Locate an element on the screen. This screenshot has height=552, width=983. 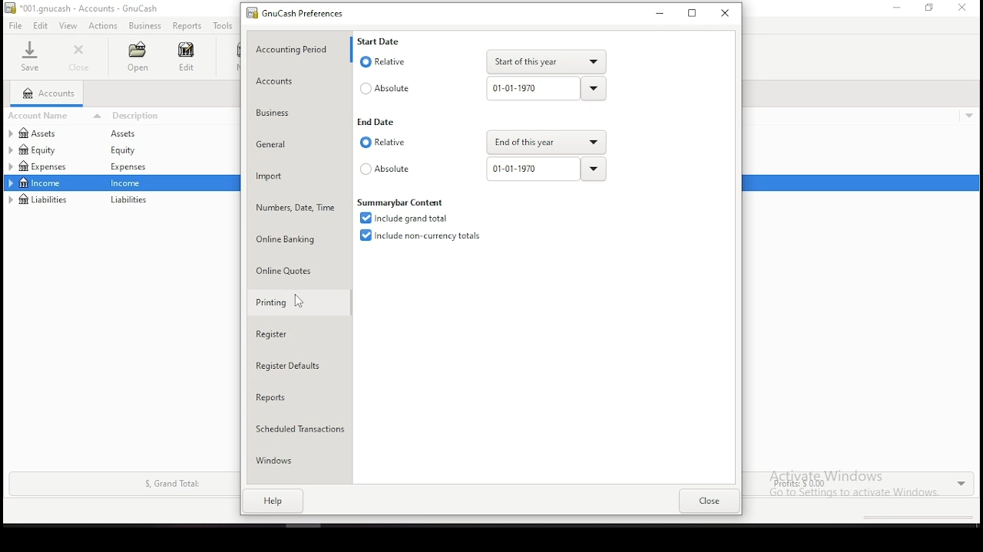
close window is located at coordinates (726, 14).